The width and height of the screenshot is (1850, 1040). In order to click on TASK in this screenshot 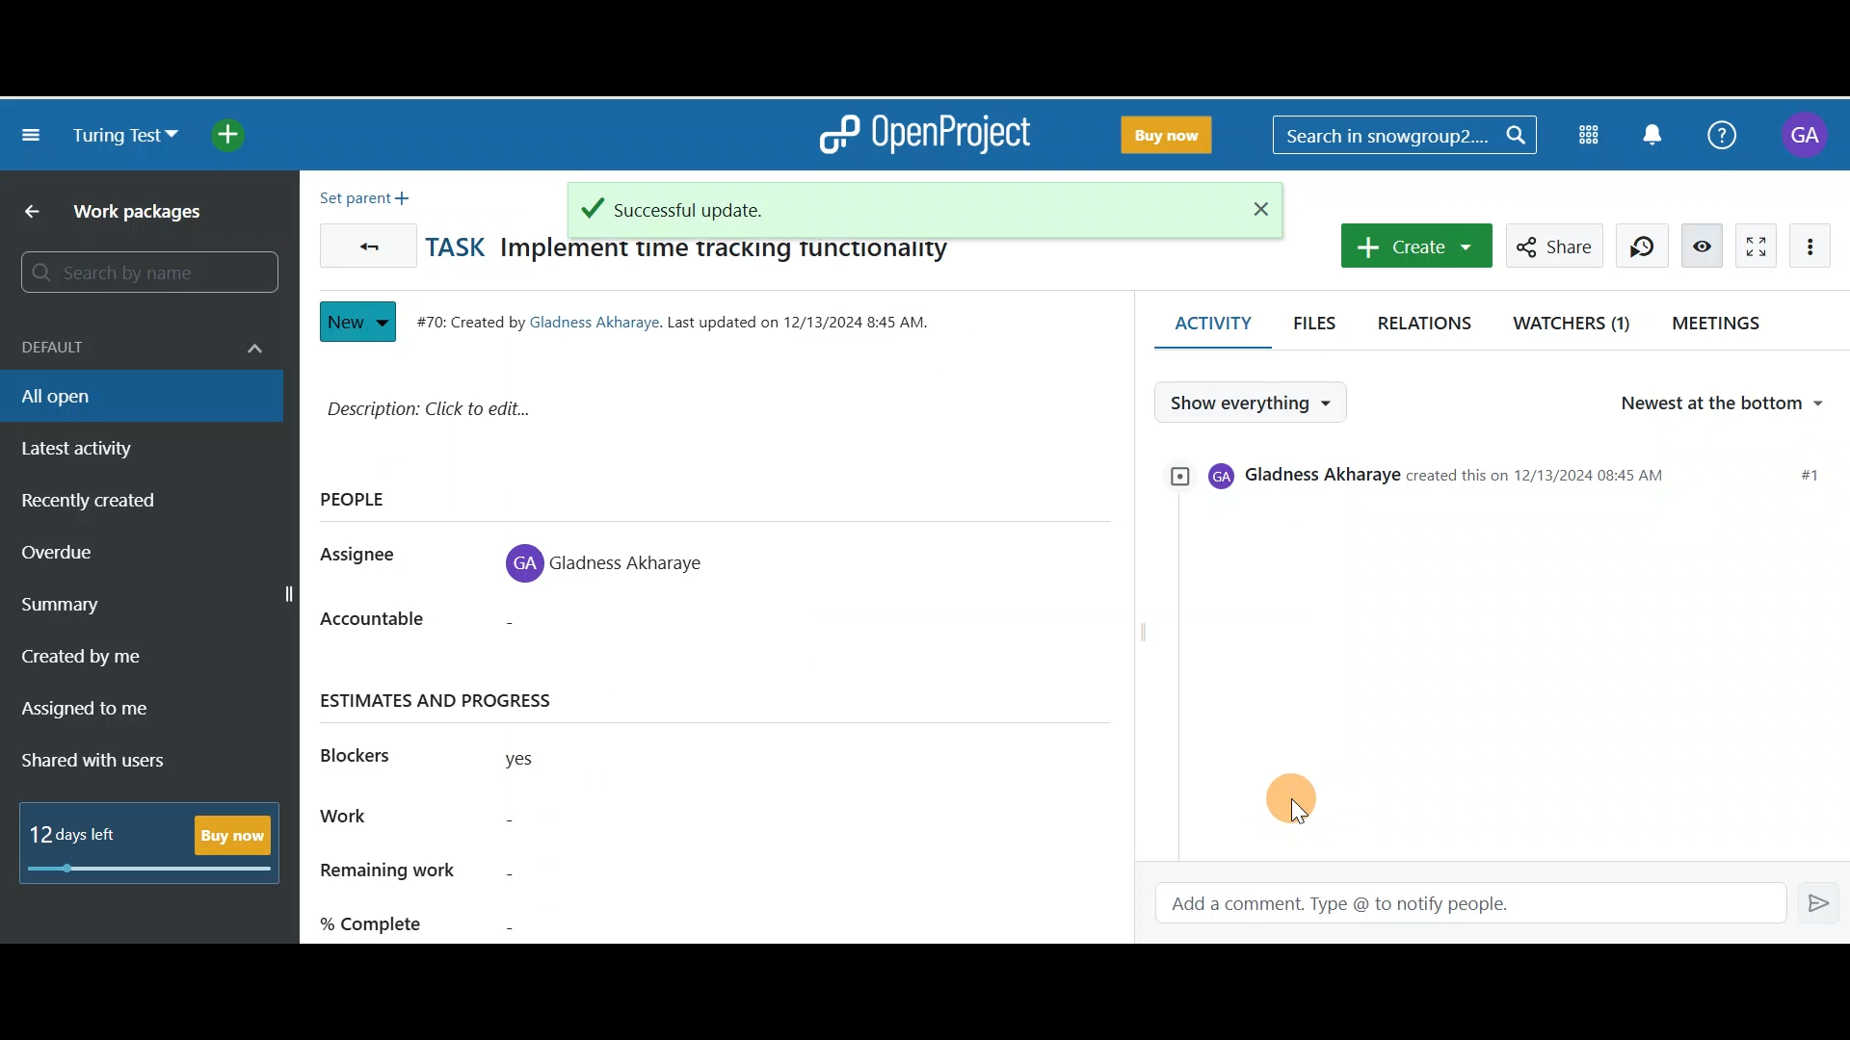, I will do `click(461, 247)`.